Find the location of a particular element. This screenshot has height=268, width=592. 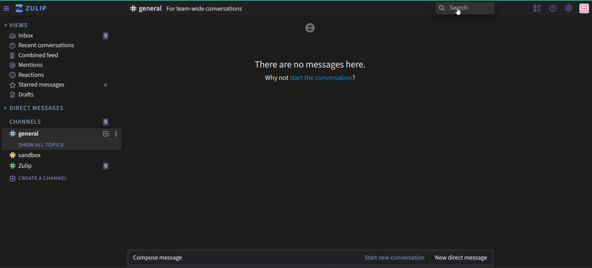

user list is located at coordinates (536, 8).